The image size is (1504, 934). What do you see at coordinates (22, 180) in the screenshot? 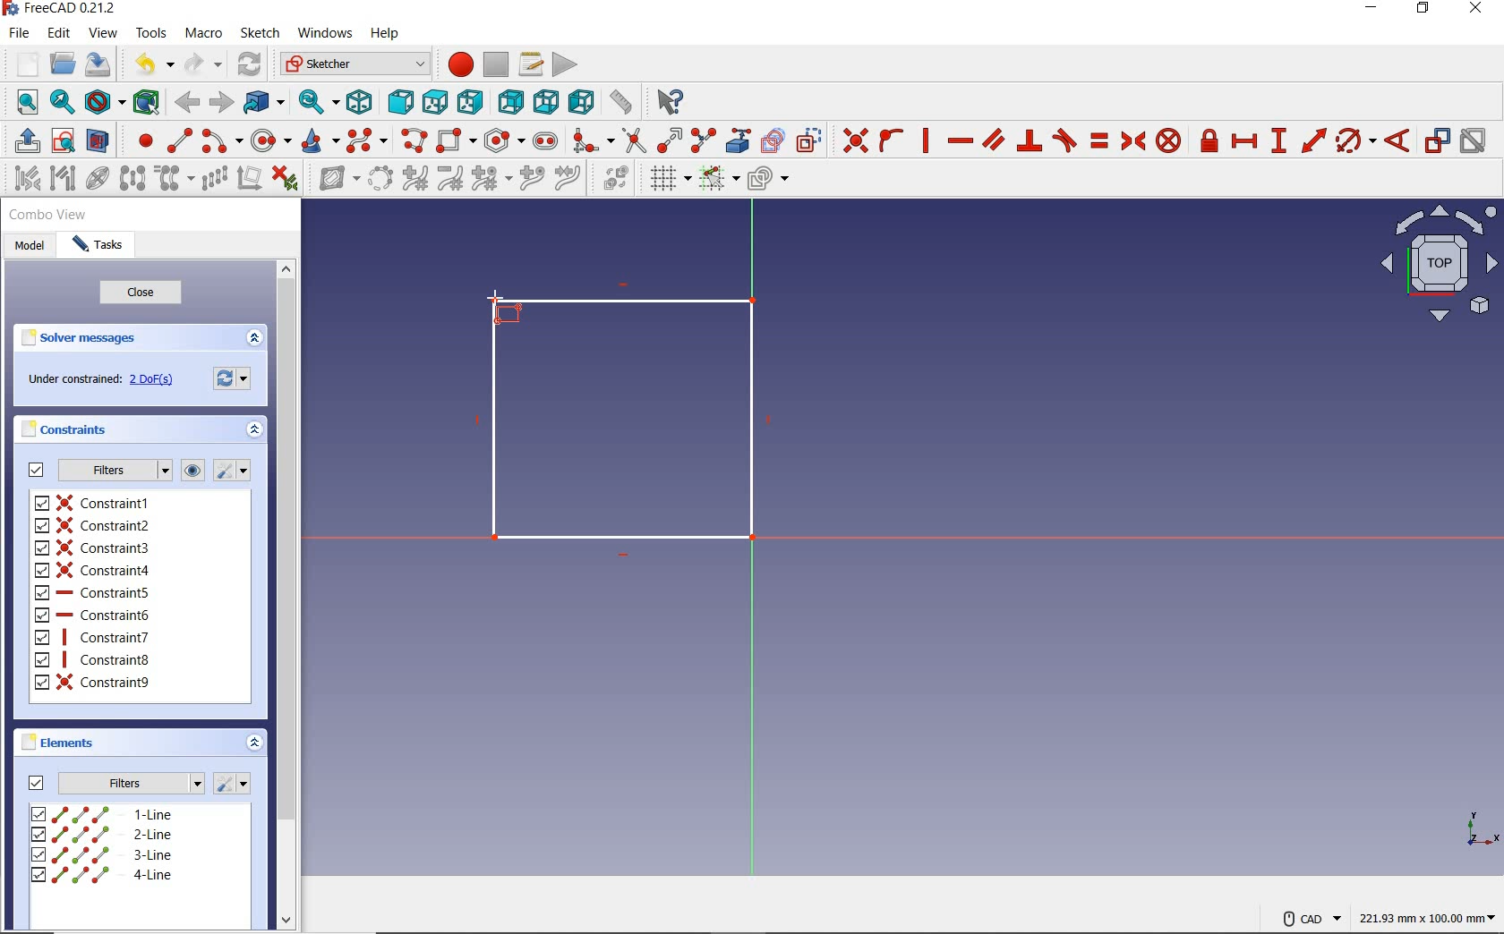
I see `select associated constraints` at bounding box center [22, 180].